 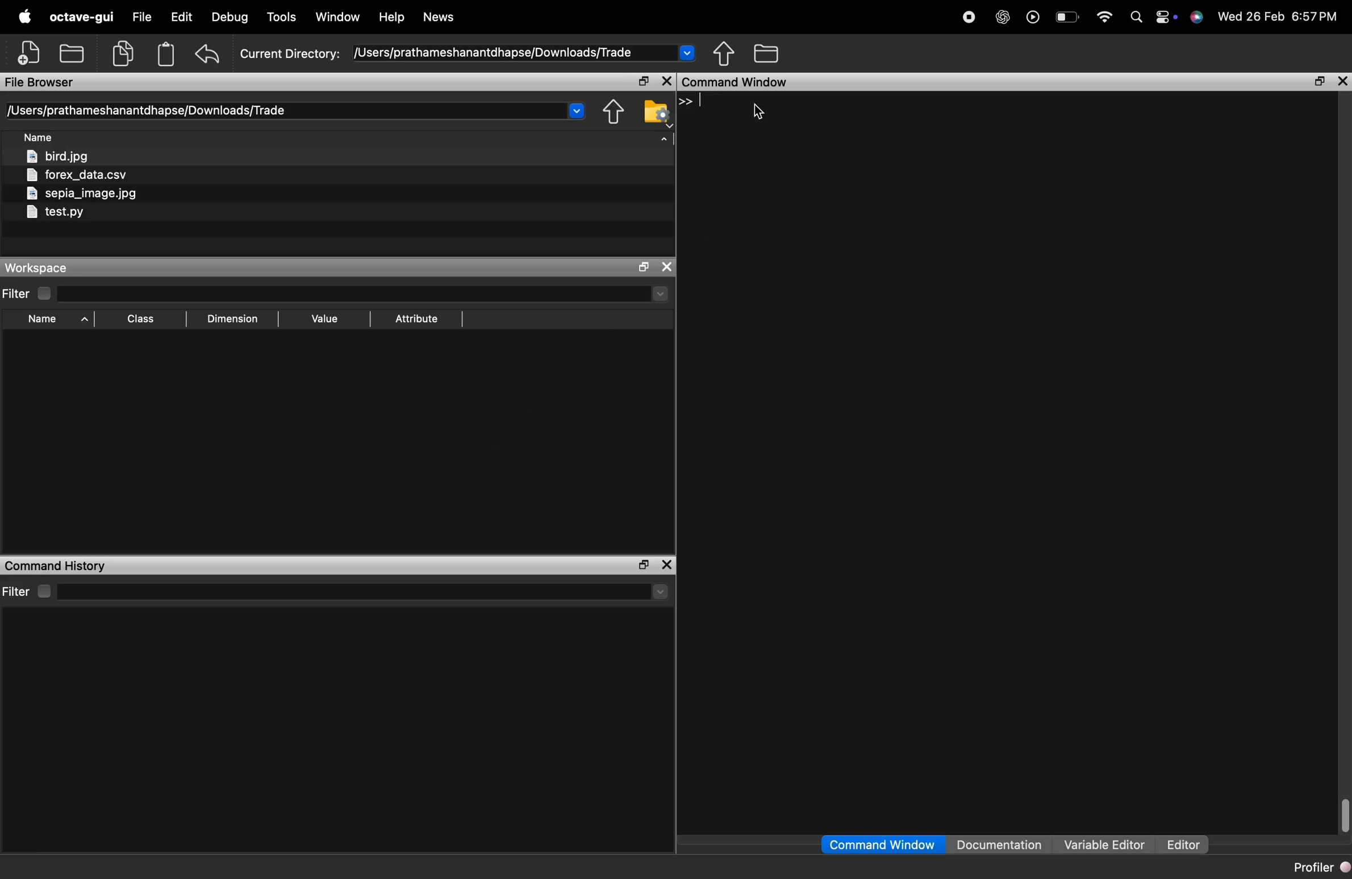 I want to click on sort by class, so click(x=143, y=320).